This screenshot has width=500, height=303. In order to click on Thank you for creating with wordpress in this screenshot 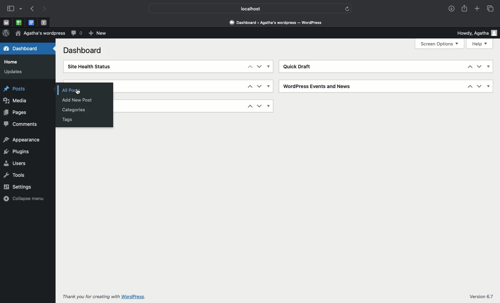, I will do `click(106, 296)`.